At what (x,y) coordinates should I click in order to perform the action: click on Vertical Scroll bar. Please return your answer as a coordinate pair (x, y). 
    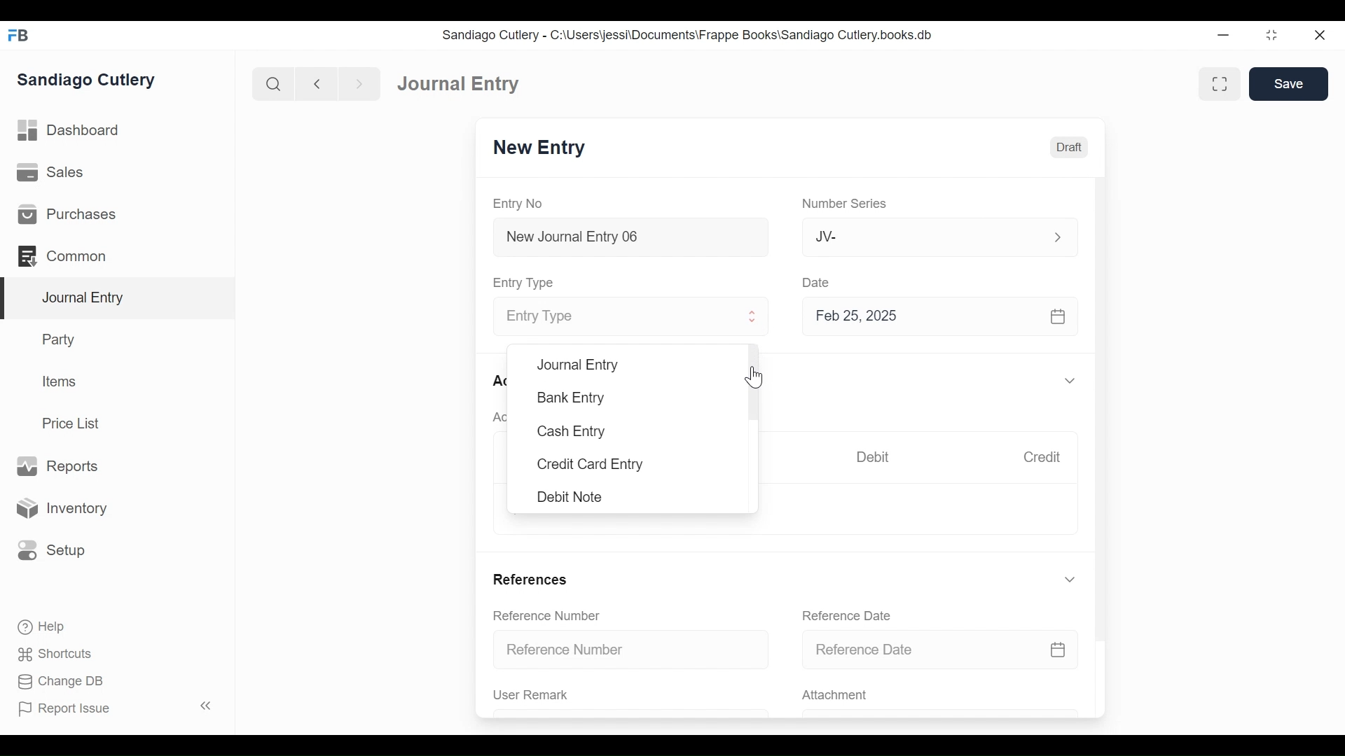
    Looking at the image, I should click on (1102, 398).